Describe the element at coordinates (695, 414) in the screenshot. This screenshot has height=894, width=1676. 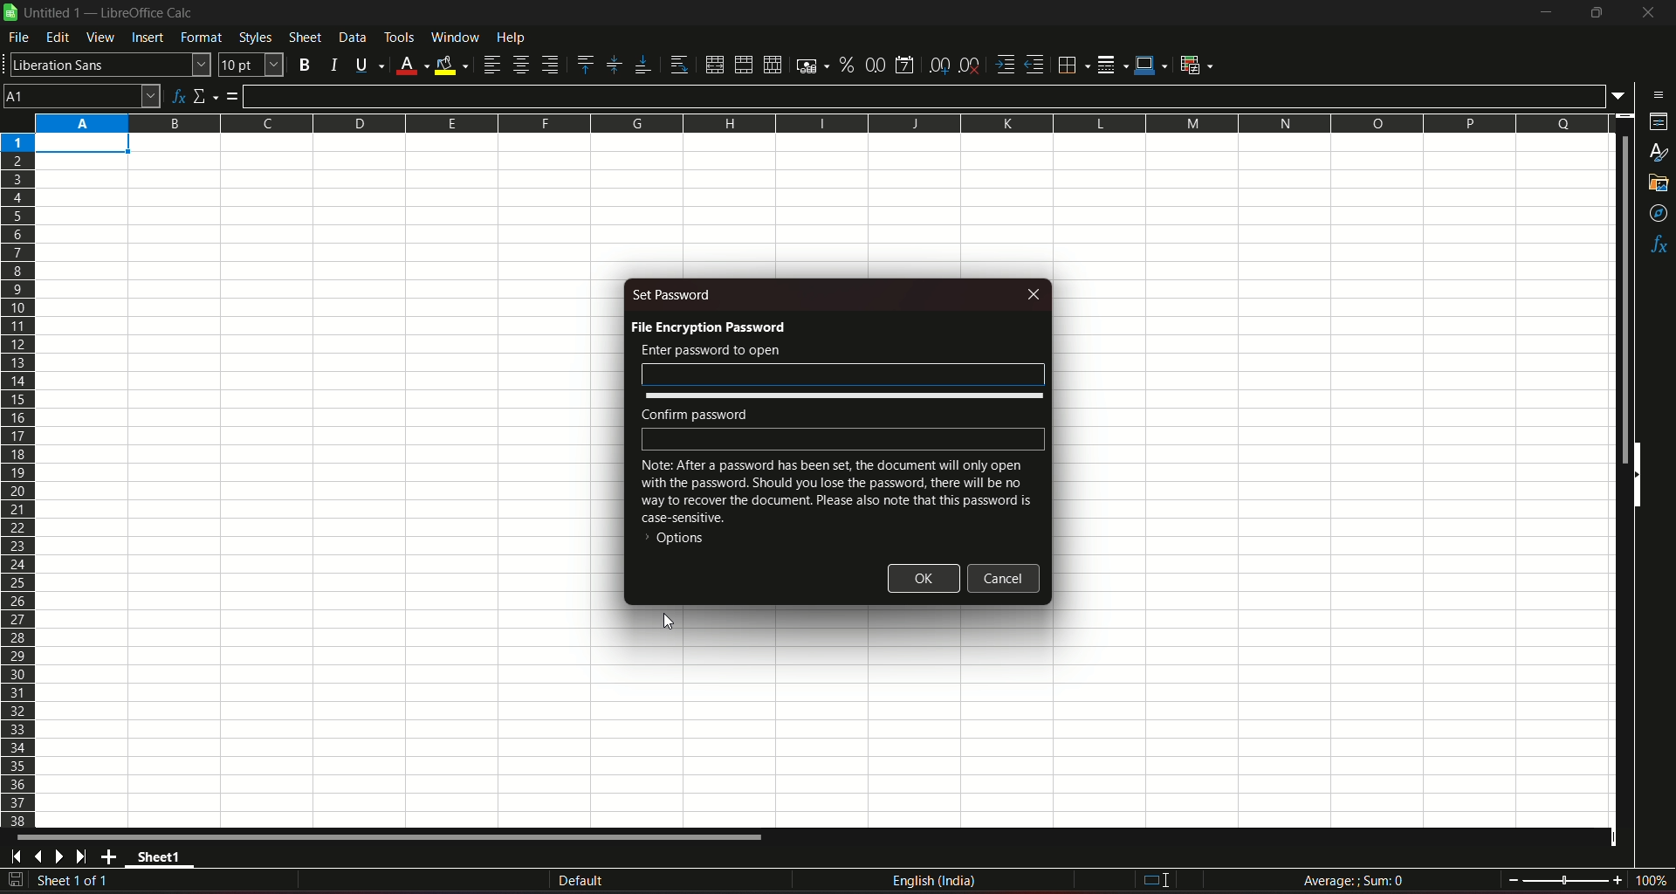
I see `confirm password` at that location.